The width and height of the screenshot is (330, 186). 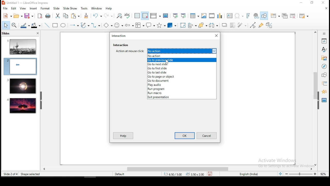 What do you see at coordinates (174, 175) in the screenshot?
I see `8.60/-0.26` at bounding box center [174, 175].